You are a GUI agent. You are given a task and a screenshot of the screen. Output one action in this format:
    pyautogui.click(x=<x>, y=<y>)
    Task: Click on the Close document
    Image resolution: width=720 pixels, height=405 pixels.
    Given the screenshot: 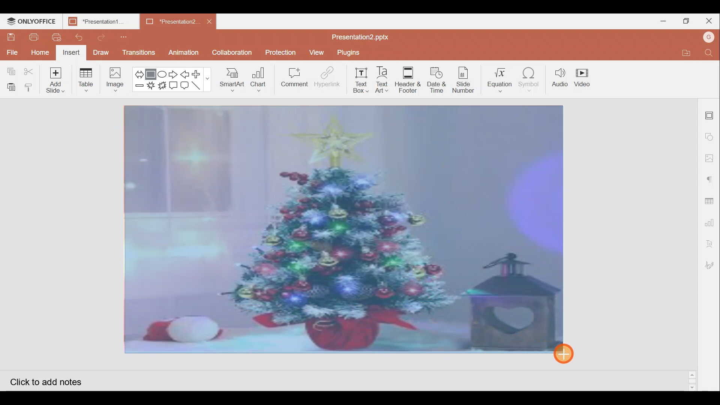 What is the action you would take?
    pyautogui.click(x=208, y=21)
    